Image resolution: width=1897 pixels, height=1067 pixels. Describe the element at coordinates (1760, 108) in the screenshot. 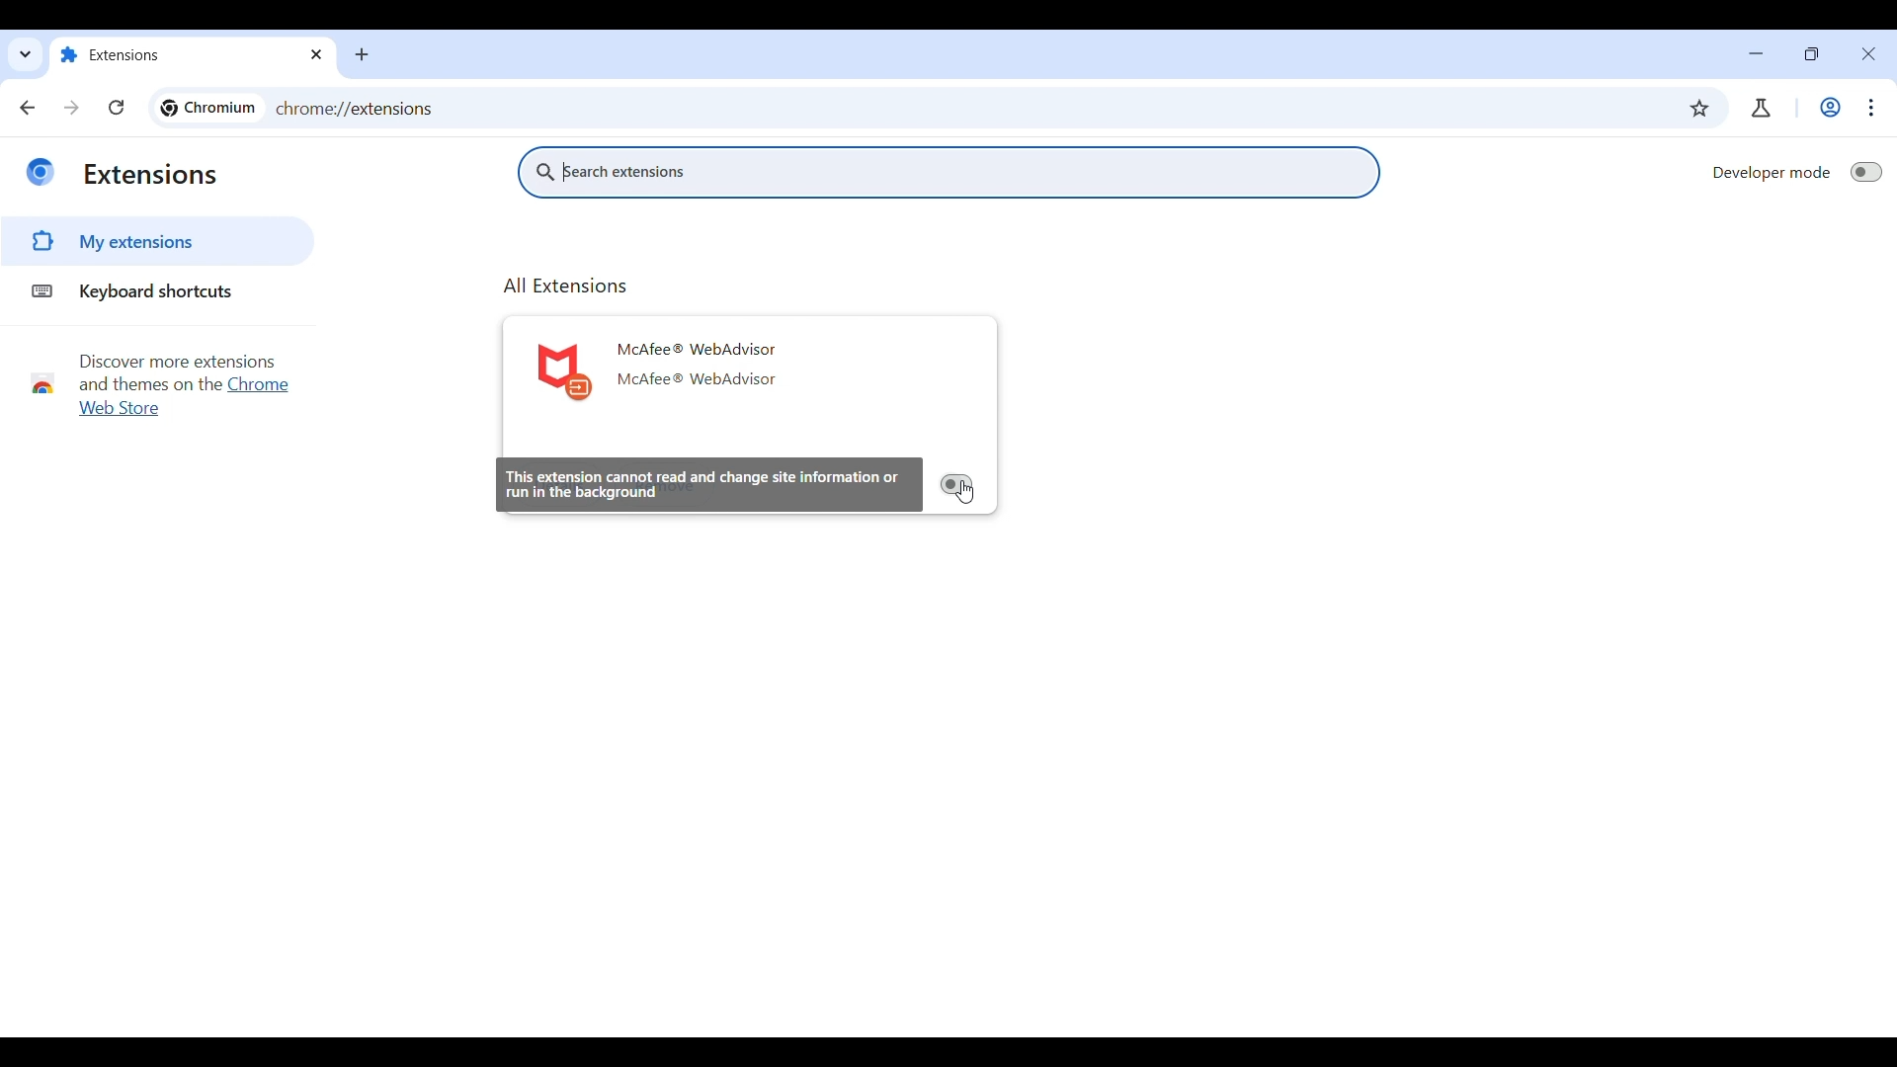

I see `Chrome labs` at that location.